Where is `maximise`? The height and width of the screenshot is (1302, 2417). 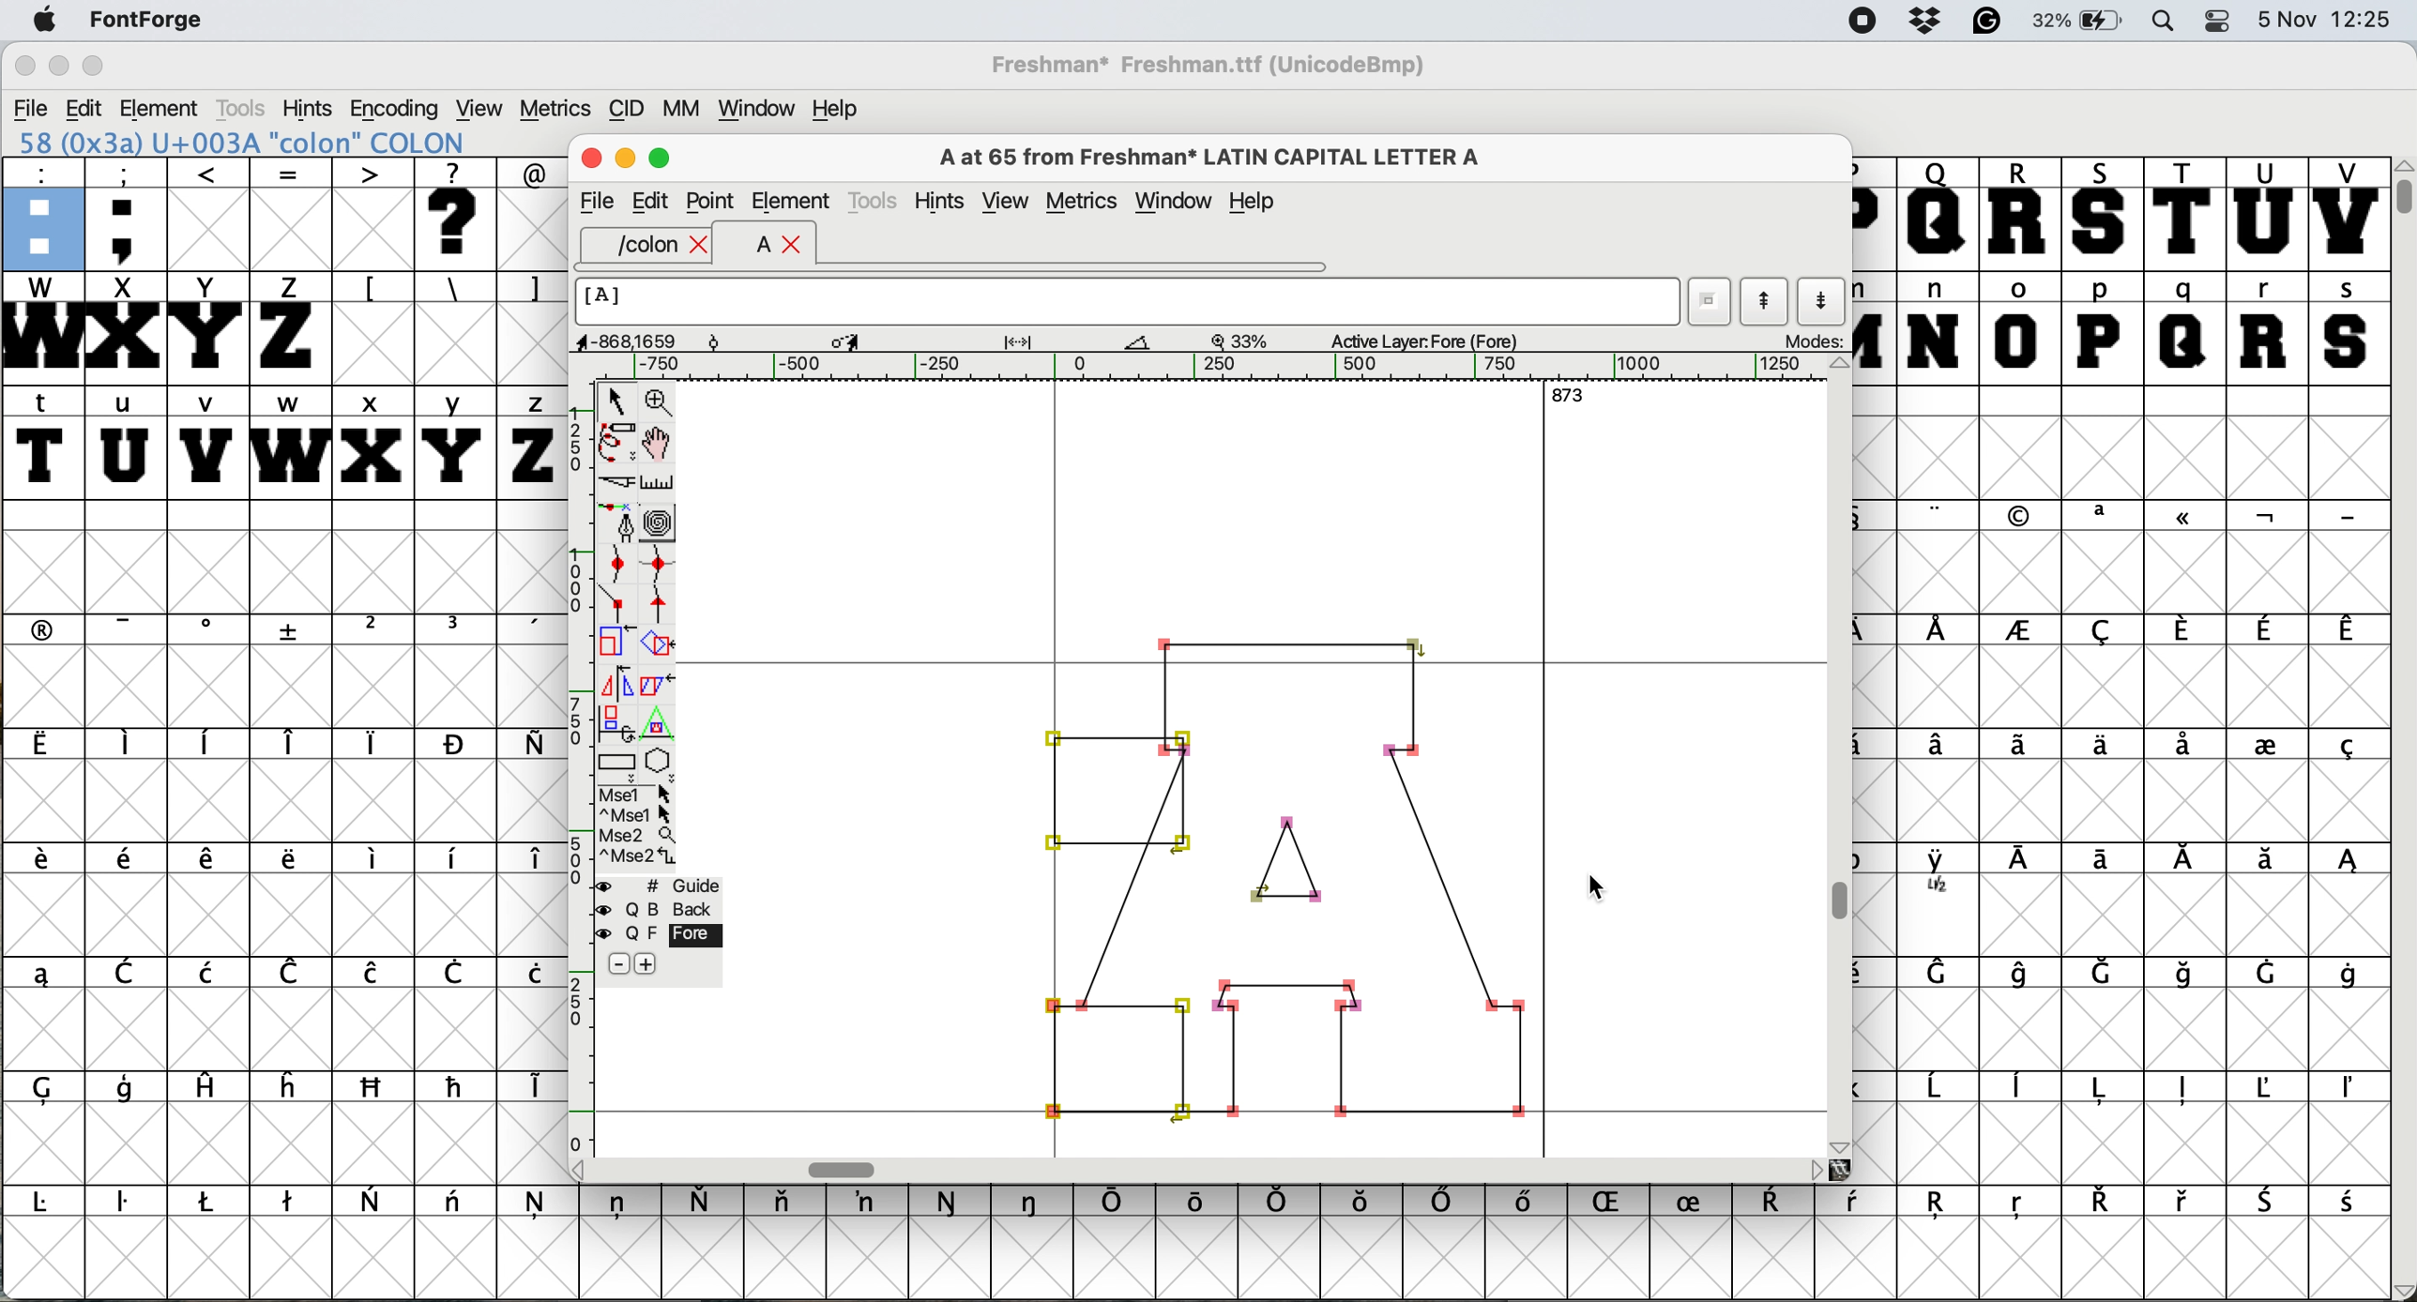 maximise is located at coordinates (98, 64).